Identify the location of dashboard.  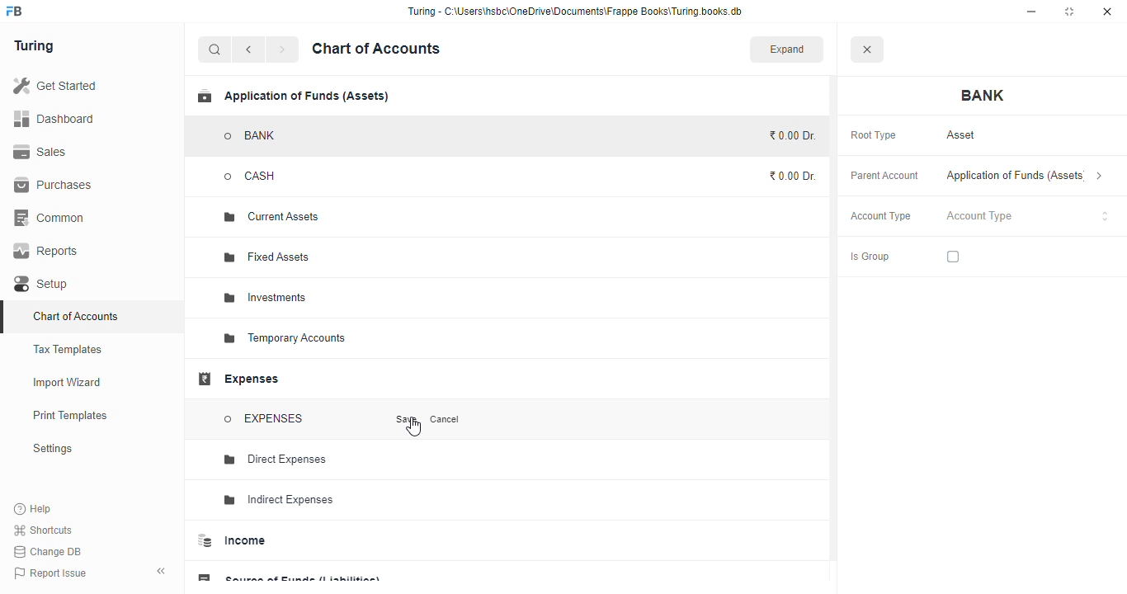
(54, 118).